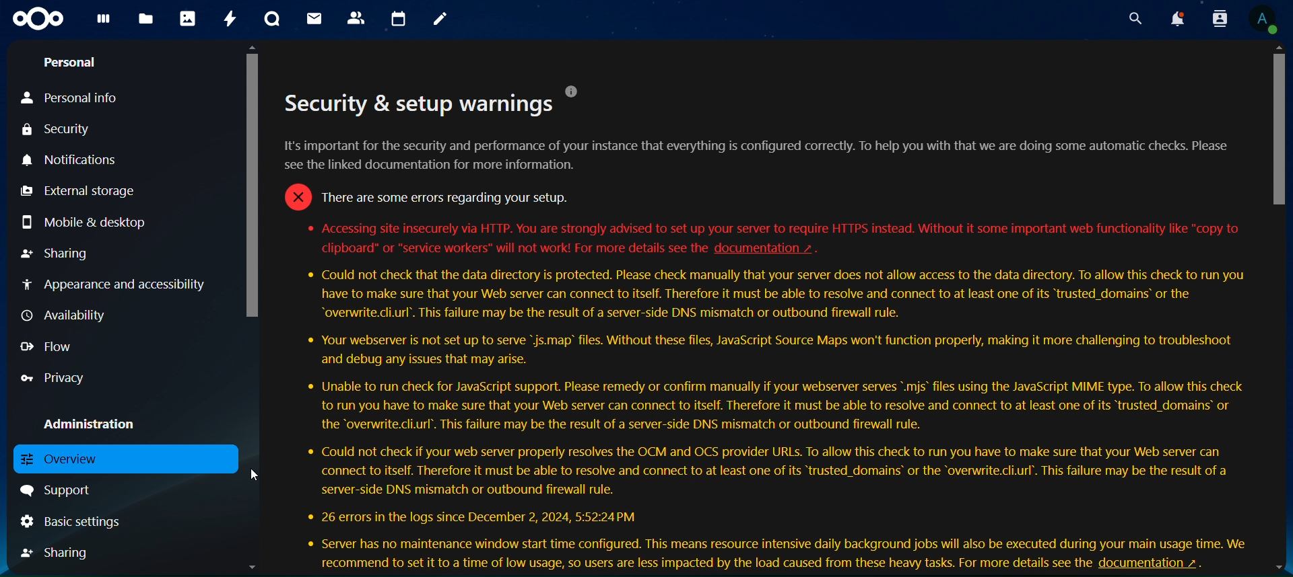 This screenshot has width=1293, height=577. I want to click on files, so click(145, 20).